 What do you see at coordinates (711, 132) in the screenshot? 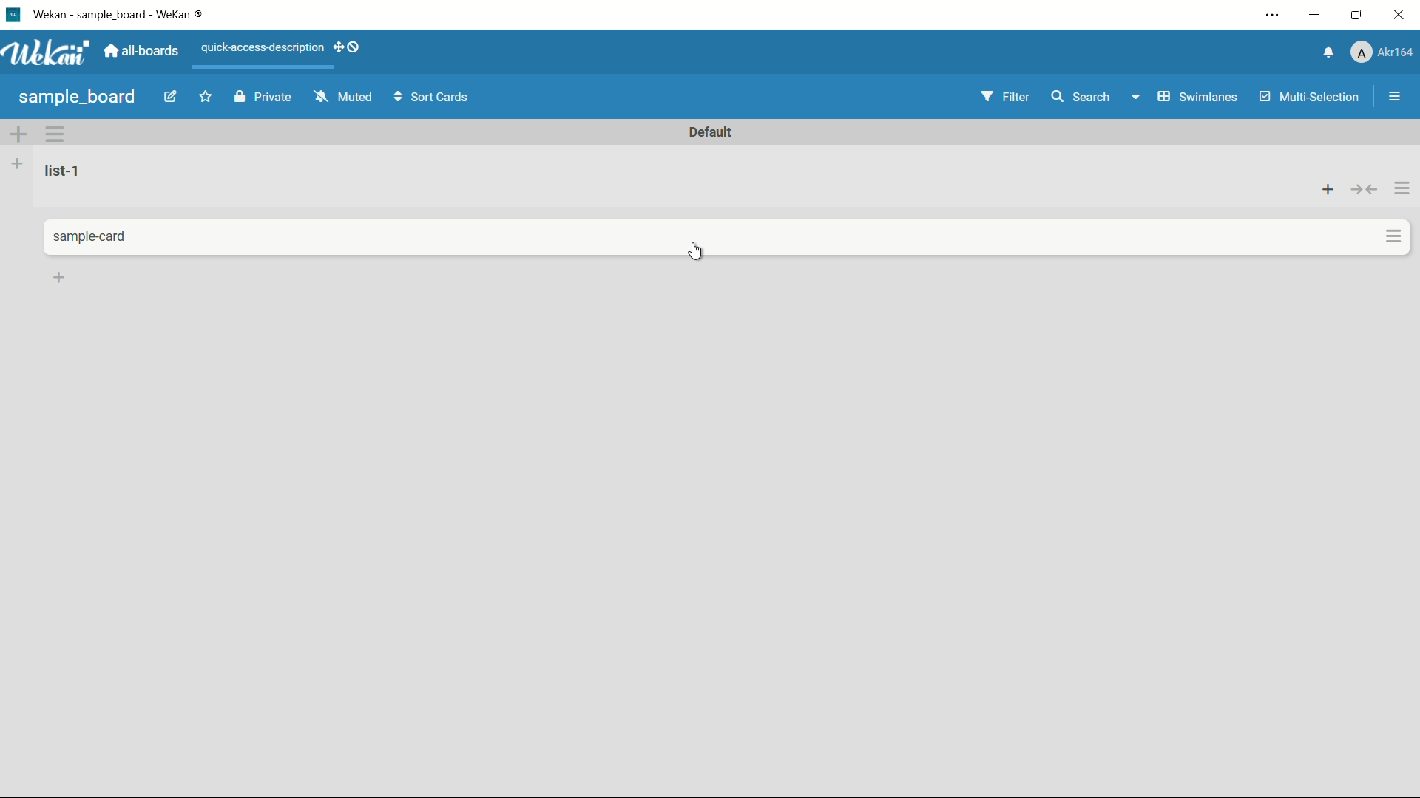
I see `default` at bounding box center [711, 132].